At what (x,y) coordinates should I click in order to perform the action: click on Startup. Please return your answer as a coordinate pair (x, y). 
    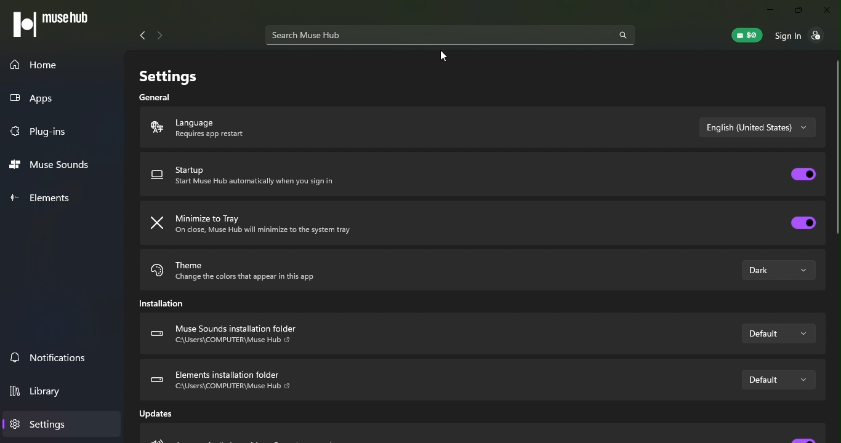
    Looking at the image, I should click on (260, 180).